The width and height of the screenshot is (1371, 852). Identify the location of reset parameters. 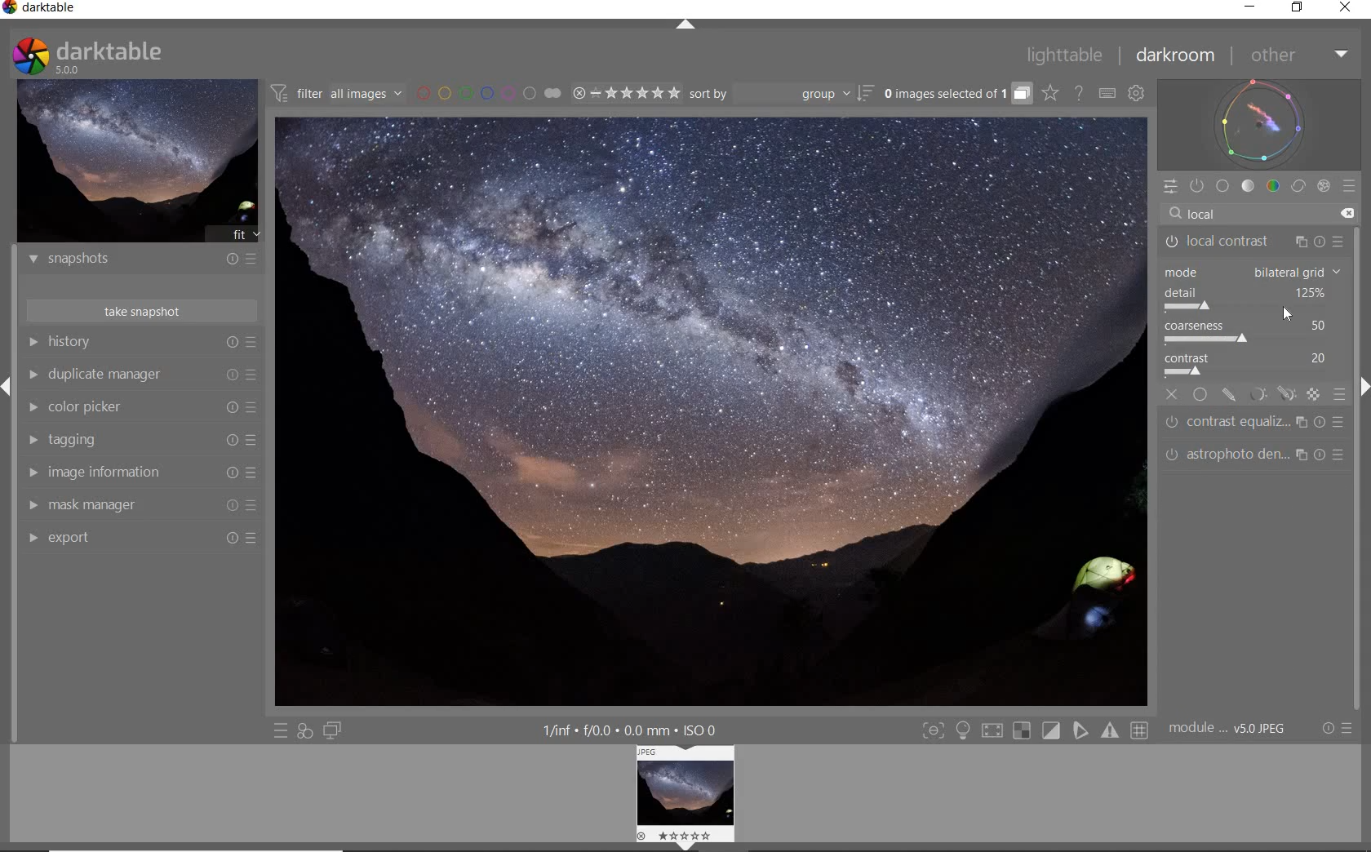
(1343, 455).